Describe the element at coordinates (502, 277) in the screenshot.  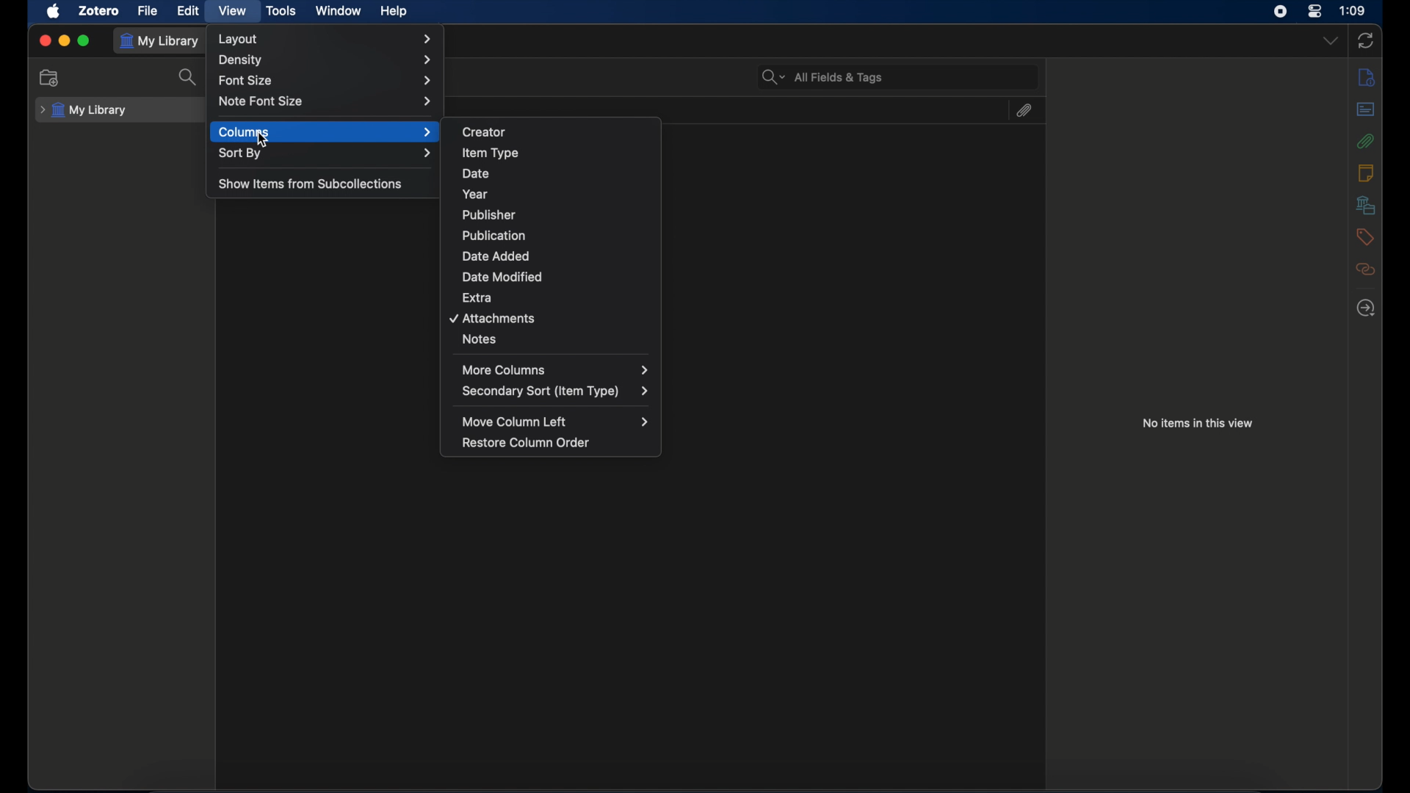
I see `date modified` at that location.